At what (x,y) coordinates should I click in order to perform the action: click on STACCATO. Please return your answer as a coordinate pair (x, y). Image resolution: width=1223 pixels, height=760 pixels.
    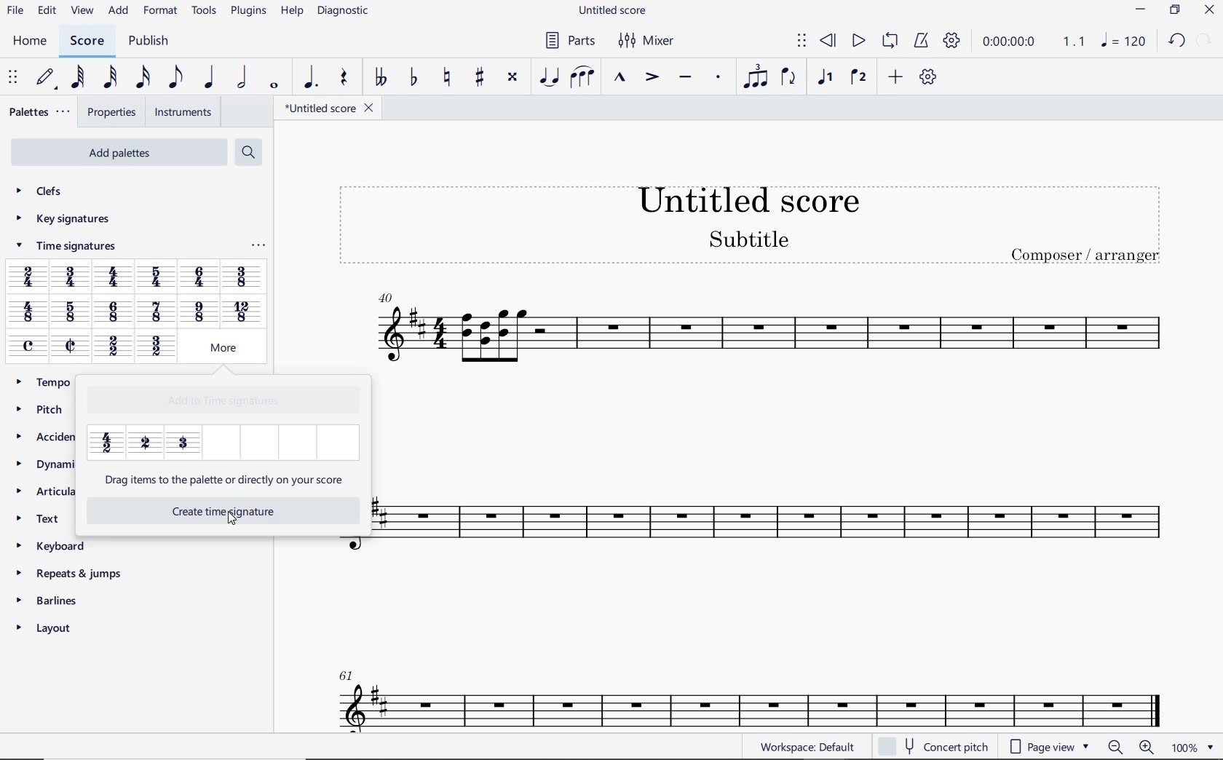
    Looking at the image, I should click on (719, 79).